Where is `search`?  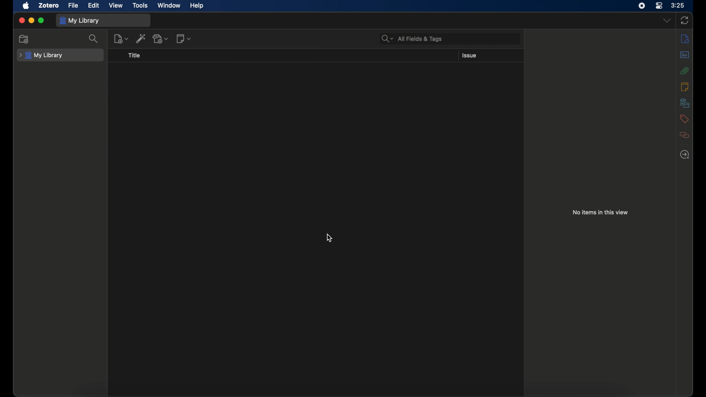 search is located at coordinates (94, 39).